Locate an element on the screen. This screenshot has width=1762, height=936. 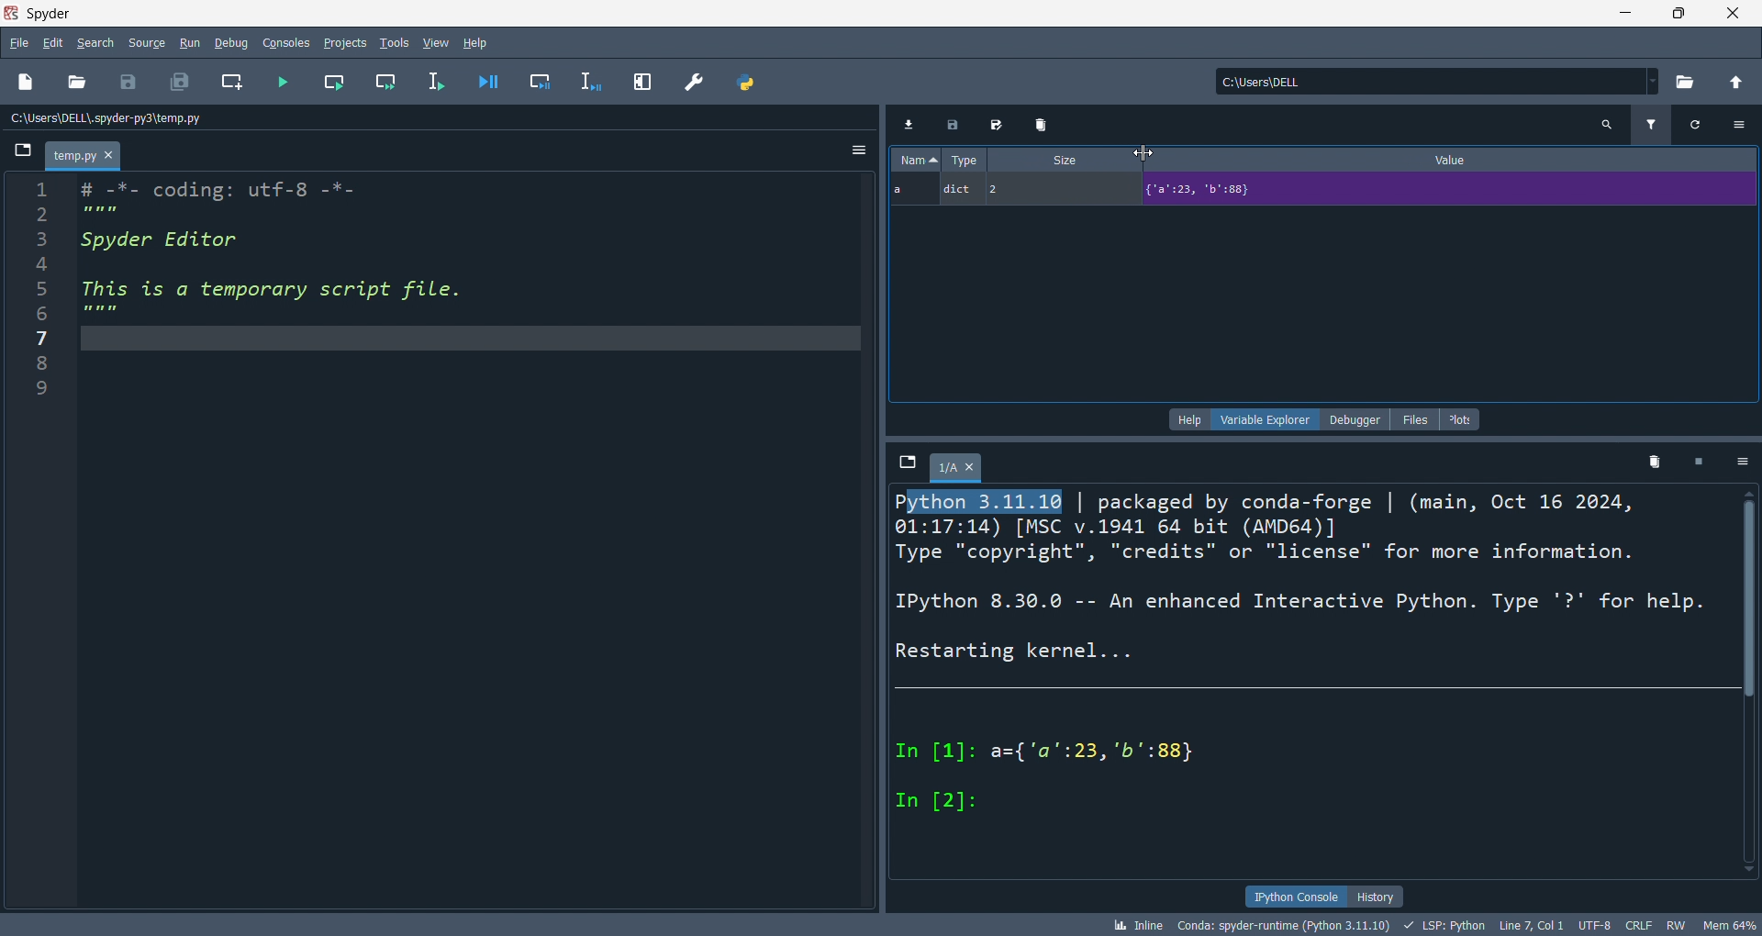
plot is located at coordinates (1461, 419).